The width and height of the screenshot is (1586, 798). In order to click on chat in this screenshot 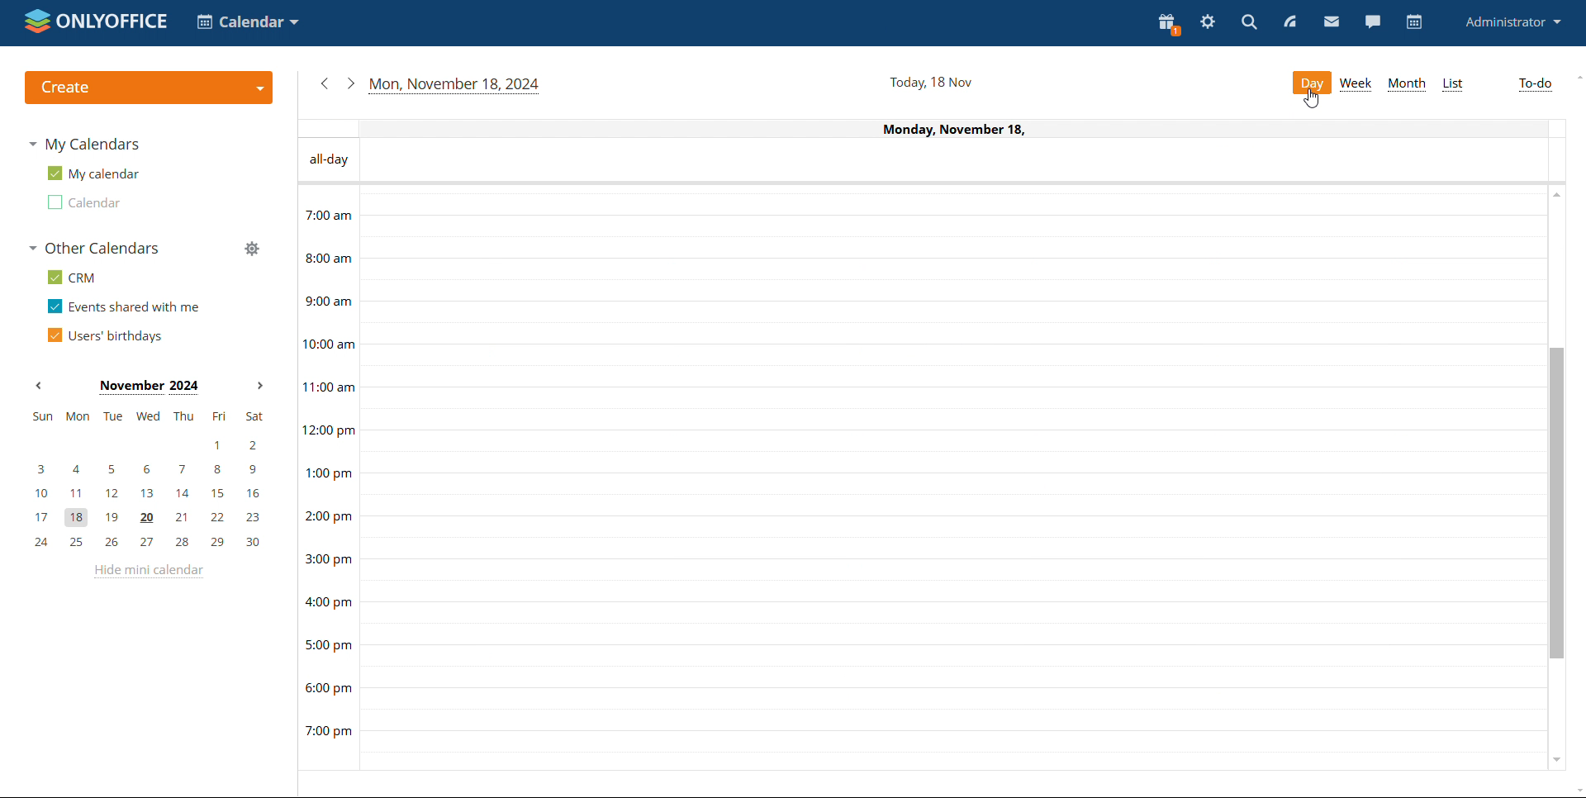, I will do `click(1374, 21)`.